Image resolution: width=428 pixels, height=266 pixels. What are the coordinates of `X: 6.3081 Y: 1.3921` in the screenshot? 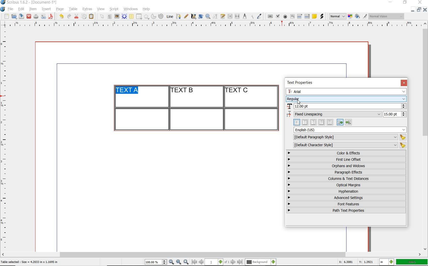 It's located at (357, 262).